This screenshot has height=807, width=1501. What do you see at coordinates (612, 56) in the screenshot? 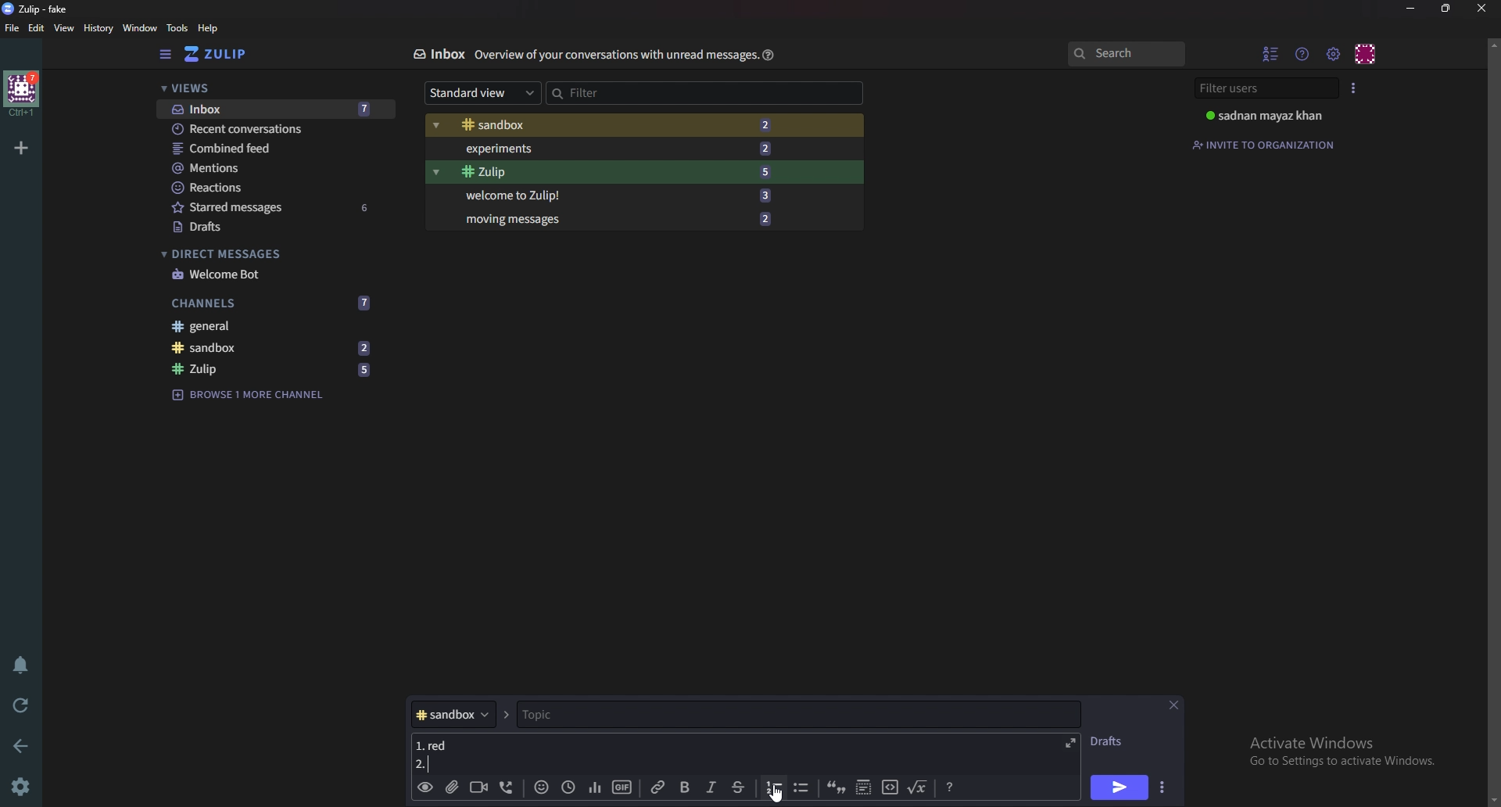
I see `Info` at bounding box center [612, 56].